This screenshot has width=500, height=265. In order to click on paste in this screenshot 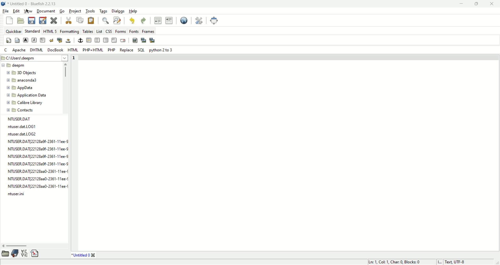, I will do `click(91, 20)`.